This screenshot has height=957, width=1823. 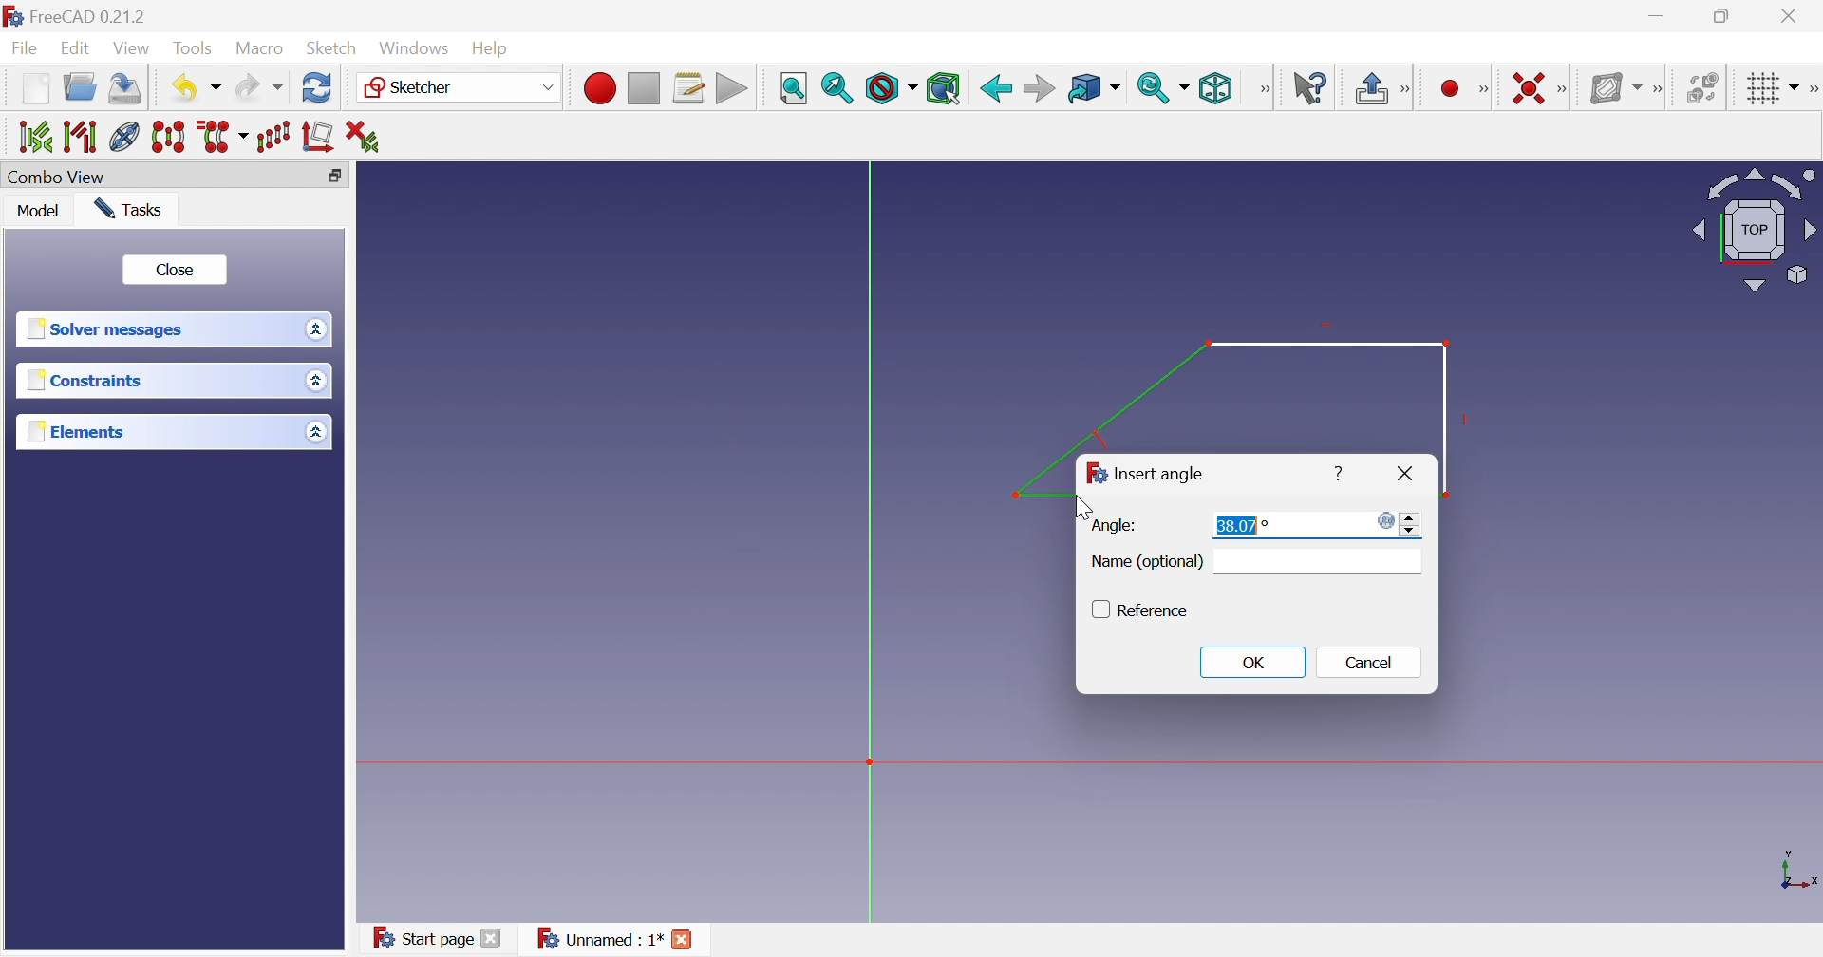 What do you see at coordinates (334, 176) in the screenshot?
I see `Change view` at bounding box center [334, 176].